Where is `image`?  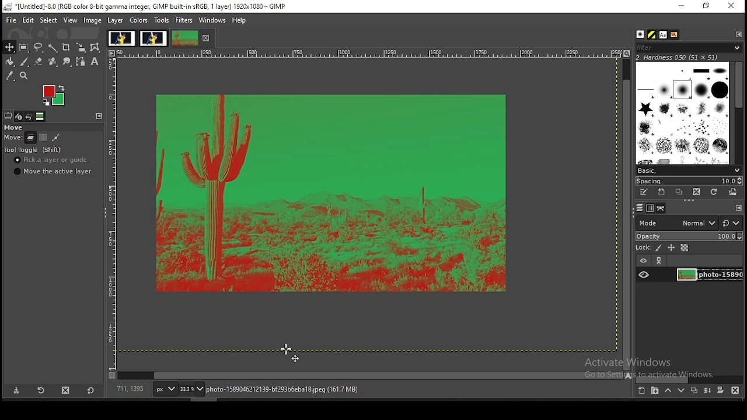 image is located at coordinates (185, 38).